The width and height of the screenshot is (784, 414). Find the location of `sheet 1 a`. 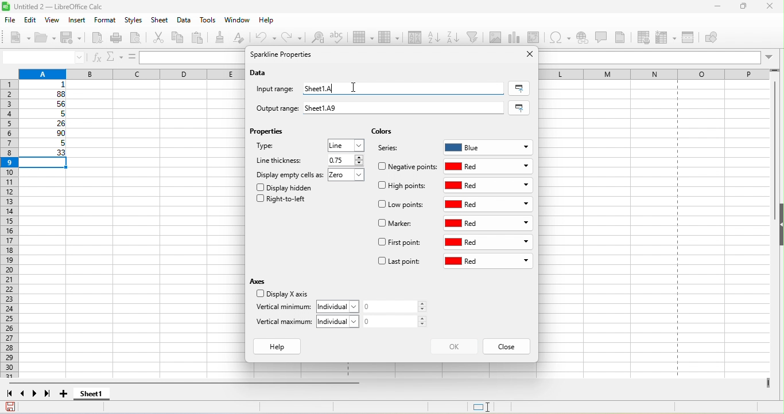

sheet 1 a is located at coordinates (405, 88).